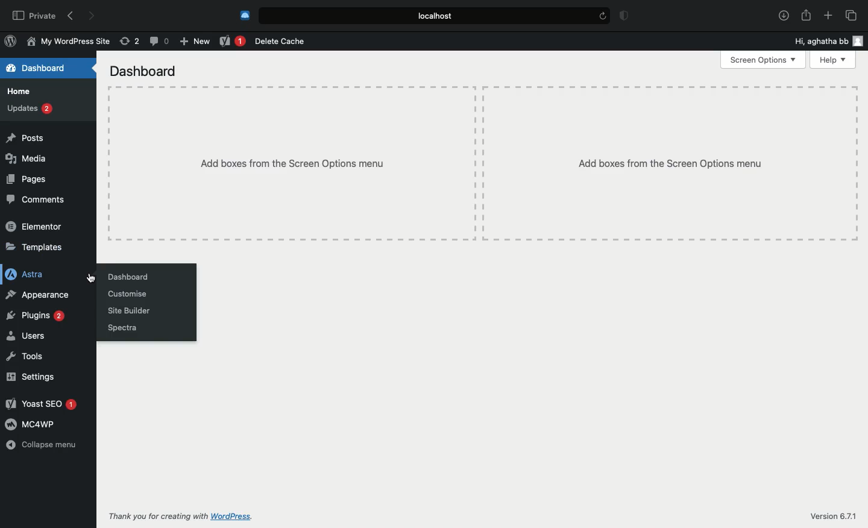 Image resolution: width=868 pixels, height=528 pixels. What do you see at coordinates (195, 41) in the screenshot?
I see `New` at bounding box center [195, 41].